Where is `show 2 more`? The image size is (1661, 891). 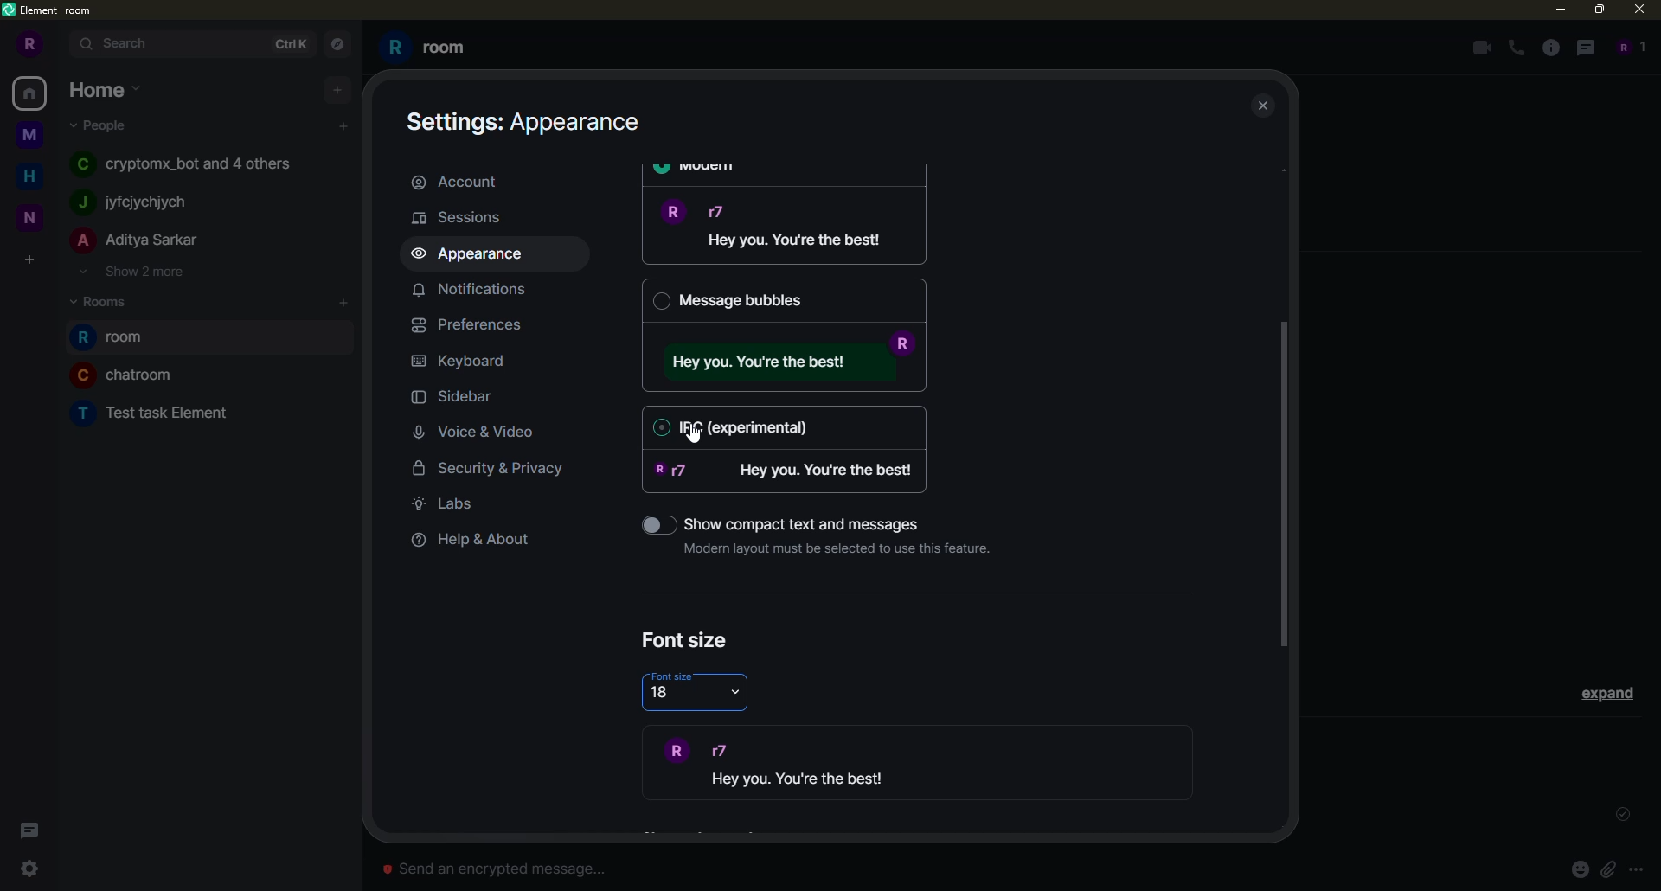 show 2 more is located at coordinates (126, 272).